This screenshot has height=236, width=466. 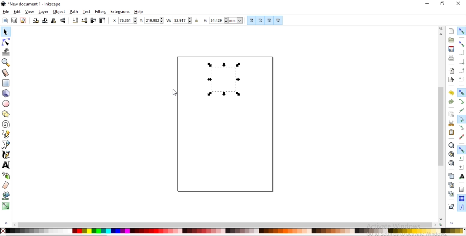 What do you see at coordinates (224, 78) in the screenshot?
I see `image` at bounding box center [224, 78].